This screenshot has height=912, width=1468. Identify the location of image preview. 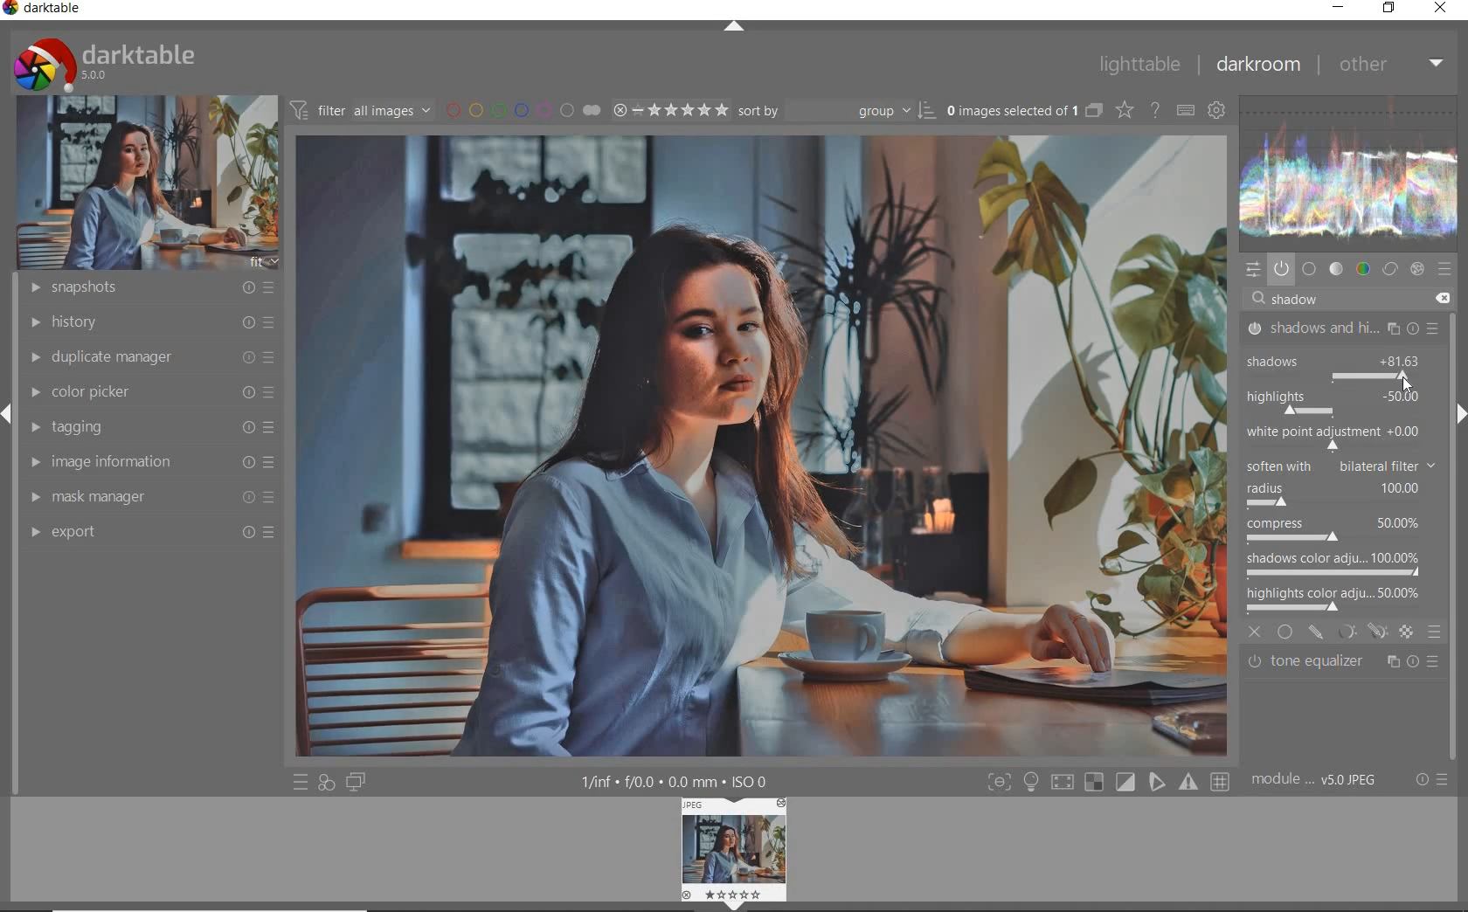
(758, 845).